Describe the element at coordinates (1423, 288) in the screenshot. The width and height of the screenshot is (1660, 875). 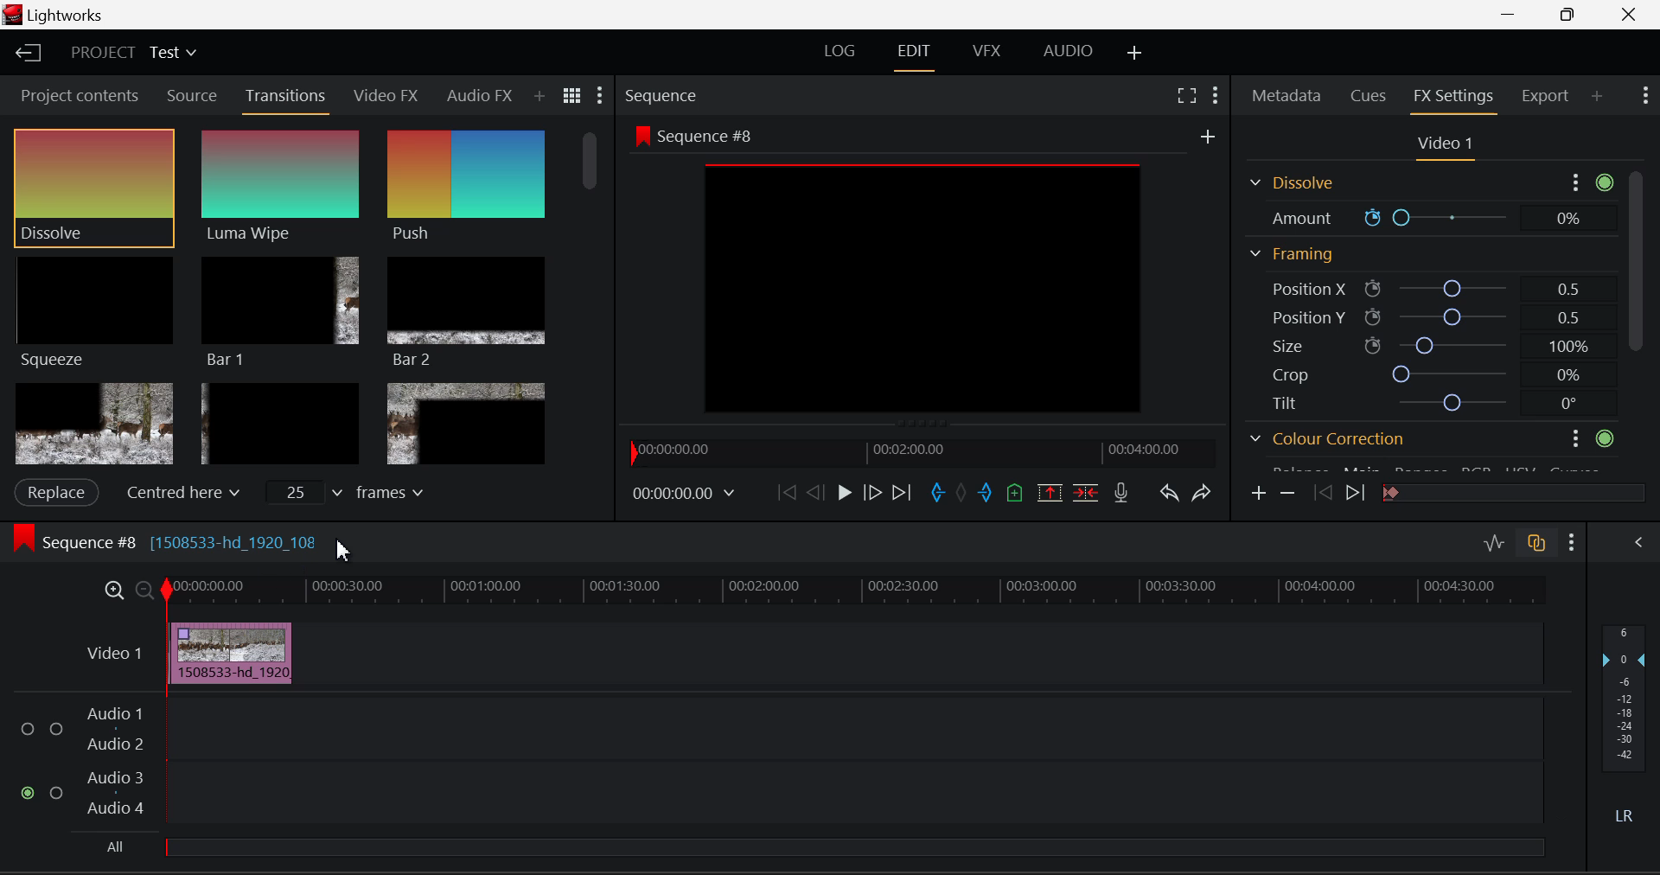
I see `Position X` at that location.